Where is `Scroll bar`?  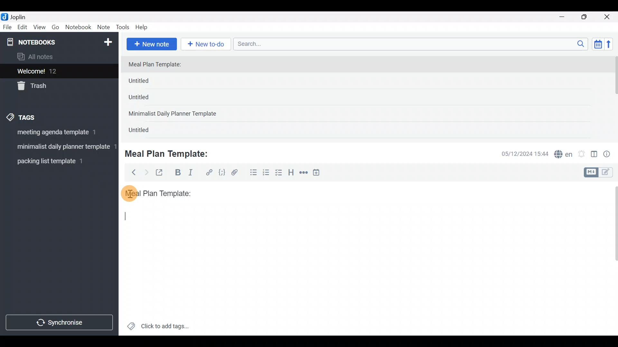 Scroll bar is located at coordinates (614, 97).